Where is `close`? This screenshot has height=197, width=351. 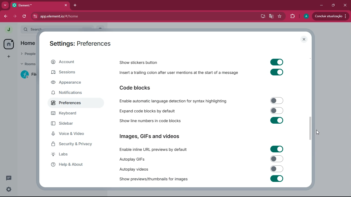 close is located at coordinates (346, 5).